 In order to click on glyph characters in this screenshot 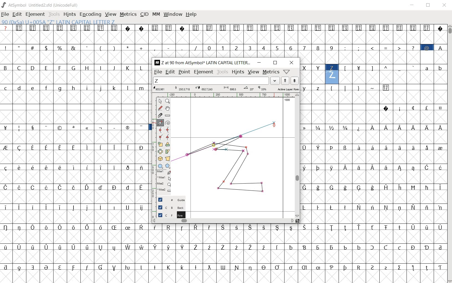, I will do `click(303, 41)`.